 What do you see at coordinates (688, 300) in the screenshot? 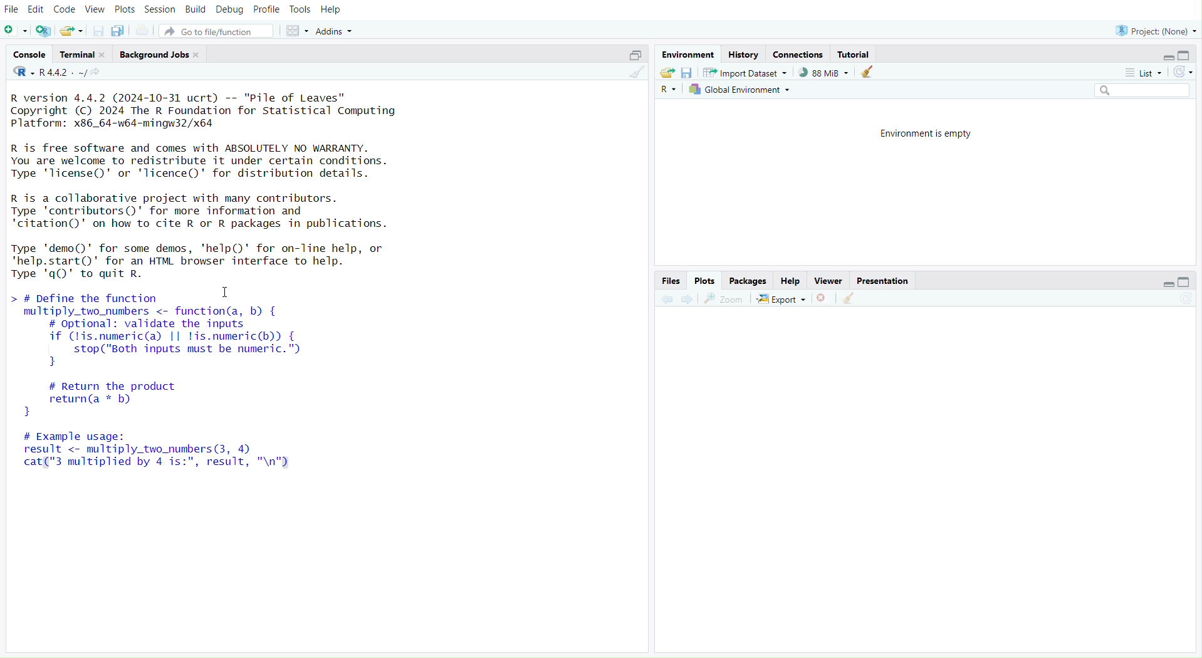
I see `Go forward to the next source location (Ctrl + F10)` at bounding box center [688, 300].